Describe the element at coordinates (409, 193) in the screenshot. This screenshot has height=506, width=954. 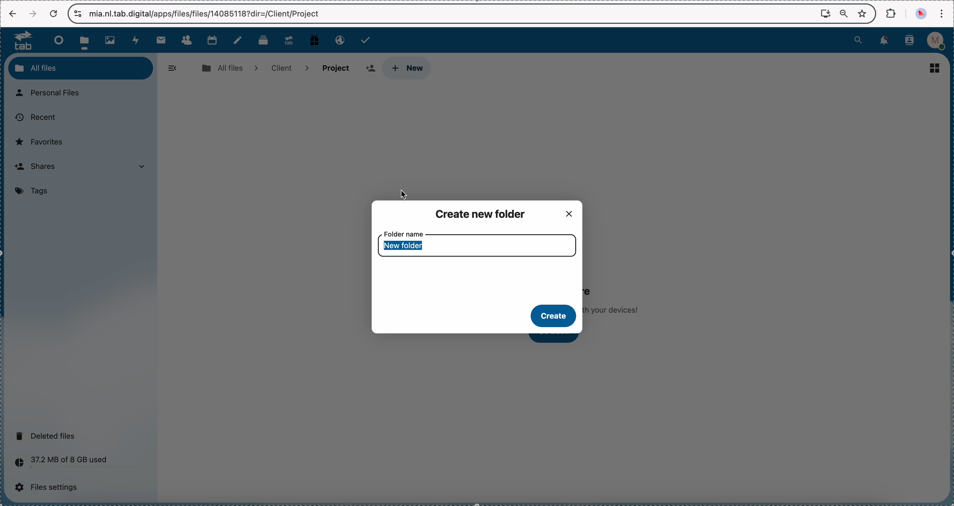
I see `cursor` at that location.